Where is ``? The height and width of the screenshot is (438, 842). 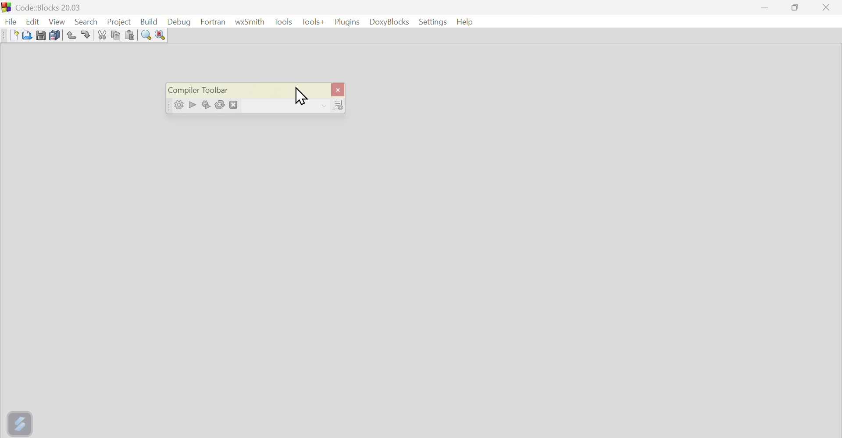
 is located at coordinates (206, 103).